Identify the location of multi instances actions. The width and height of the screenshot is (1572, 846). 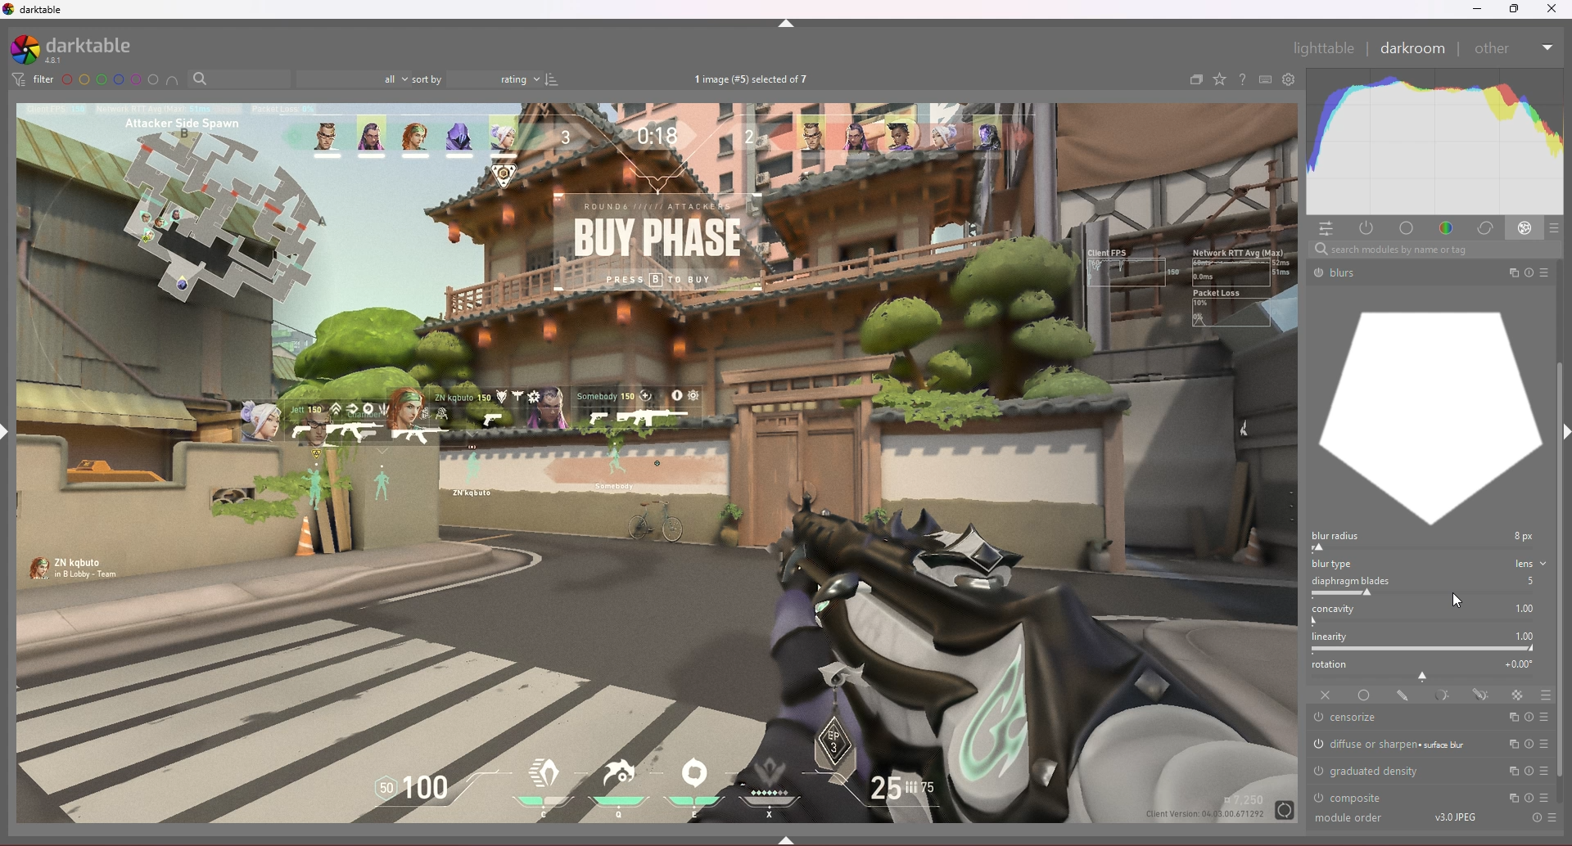
(1509, 772).